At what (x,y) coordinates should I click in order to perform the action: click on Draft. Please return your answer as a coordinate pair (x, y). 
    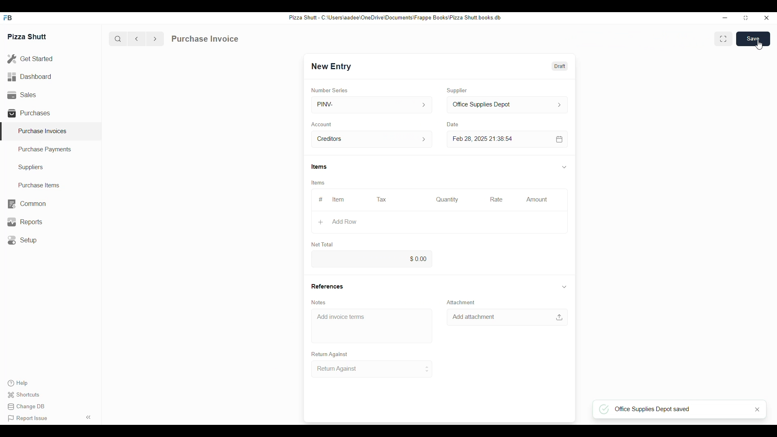
    Looking at the image, I should click on (559, 66).